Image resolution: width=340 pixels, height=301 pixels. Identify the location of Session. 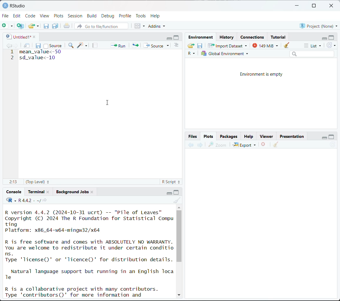
(75, 16).